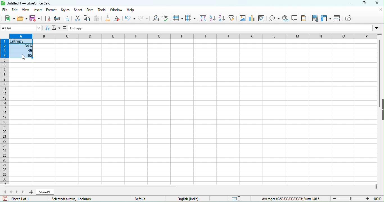 Image resolution: width=384 pixels, height=202 pixels. Describe the element at coordinates (305, 19) in the screenshot. I see `headers and footers` at that location.